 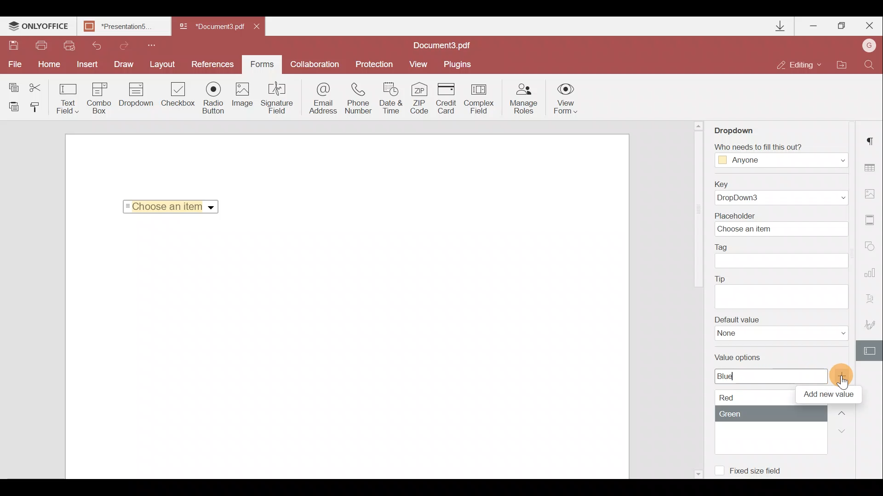 I want to click on Find, so click(x=871, y=64).